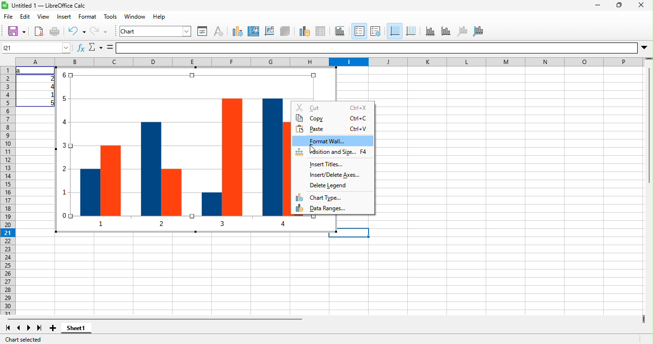 The image size is (653, 344). Describe the element at coordinates (81, 47) in the screenshot. I see `fx` at that location.